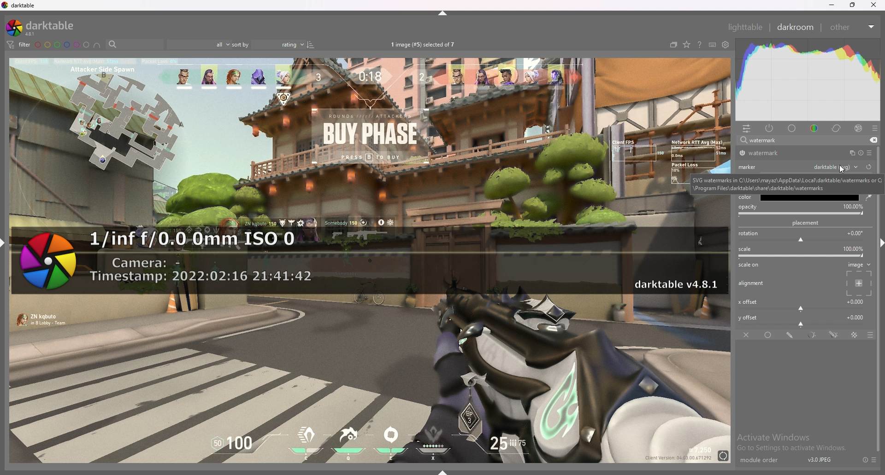 This screenshot has height=475, width=885. I want to click on resize, so click(853, 5).